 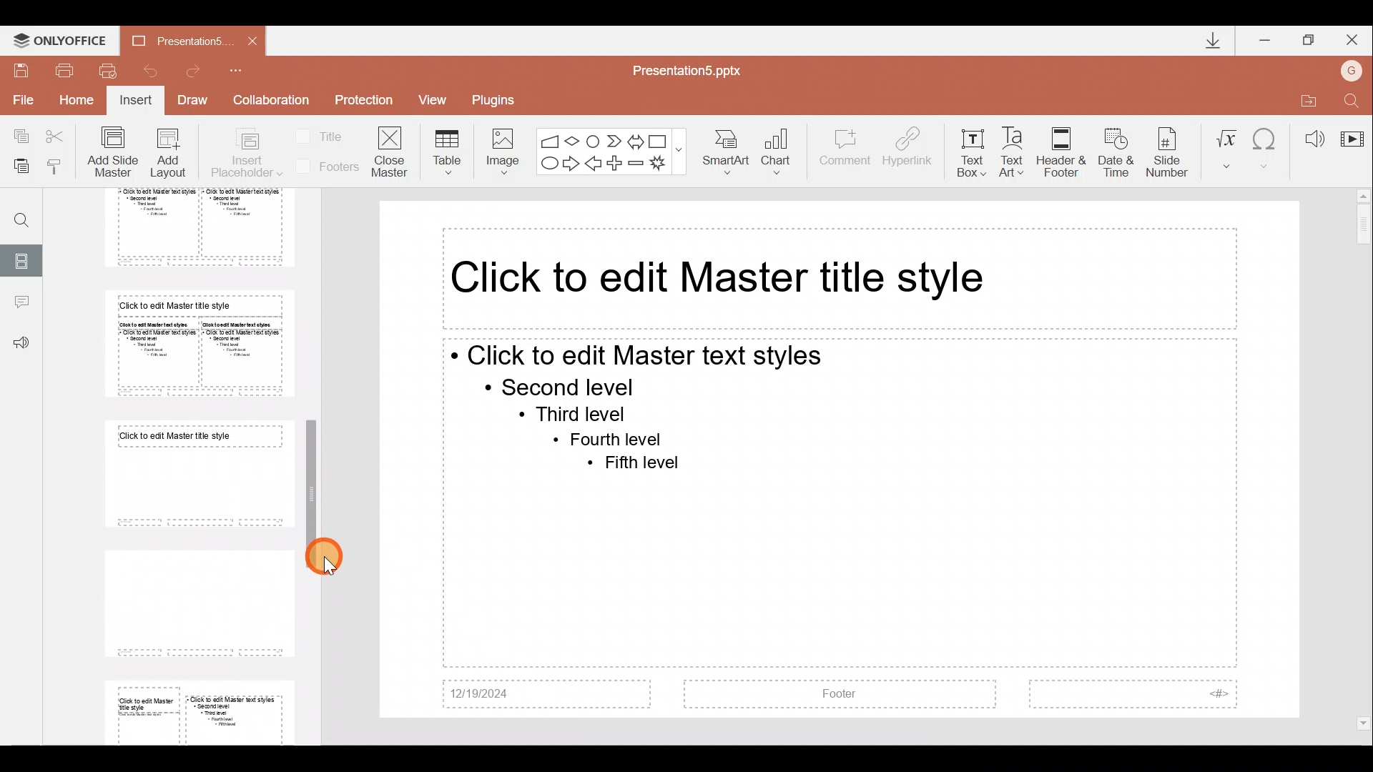 I want to click on Open file location, so click(x=1305, y=98).